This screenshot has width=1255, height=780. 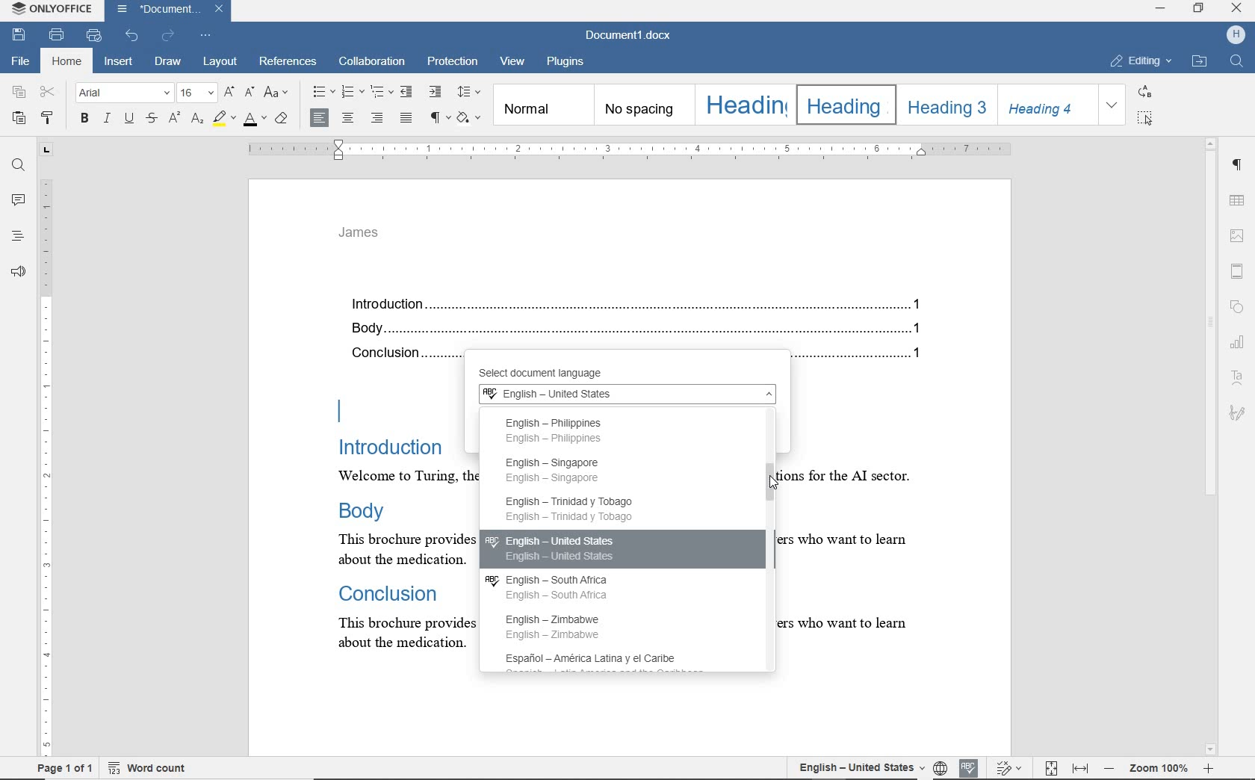 I want to click on view, so click(x=515, y=64).